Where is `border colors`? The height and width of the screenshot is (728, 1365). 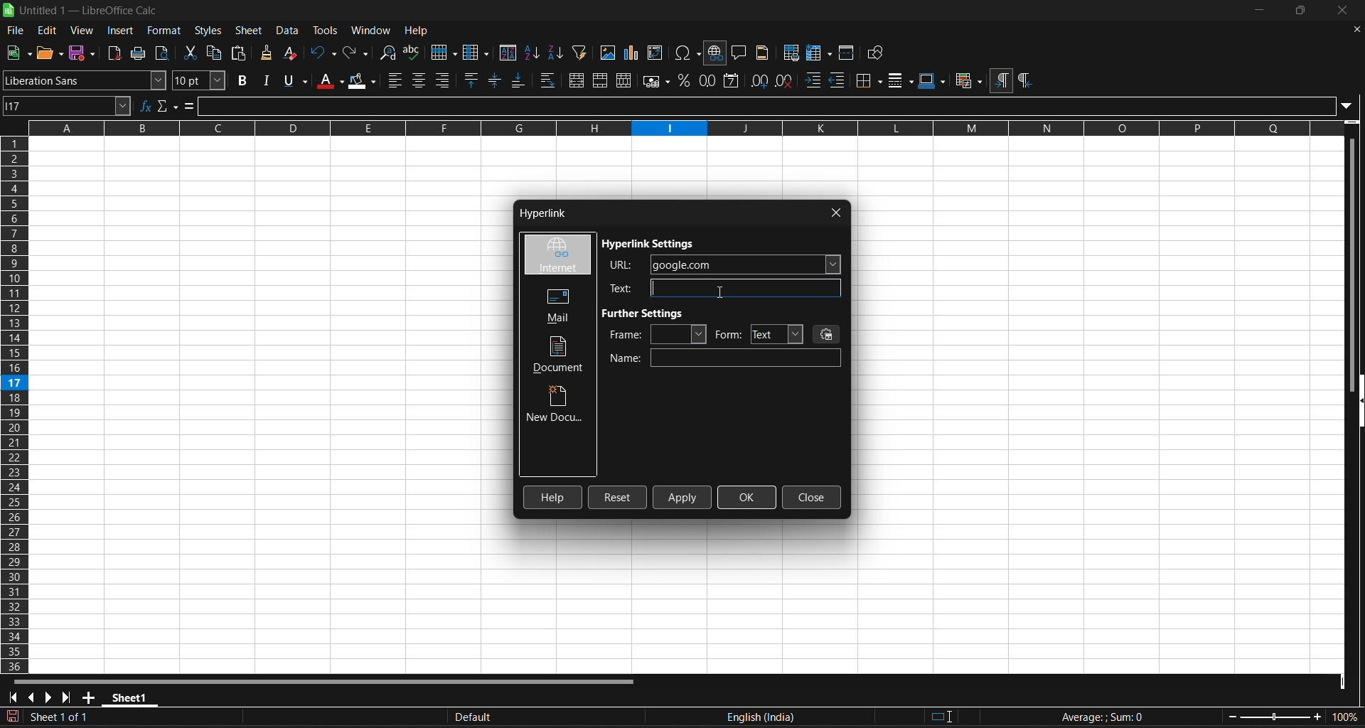
border colors is located at coordinates (933, 81).